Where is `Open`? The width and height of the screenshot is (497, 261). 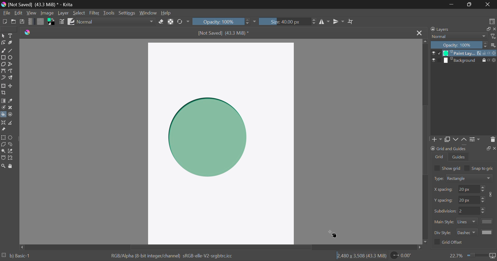 Open is located at coordinates (14, 21).